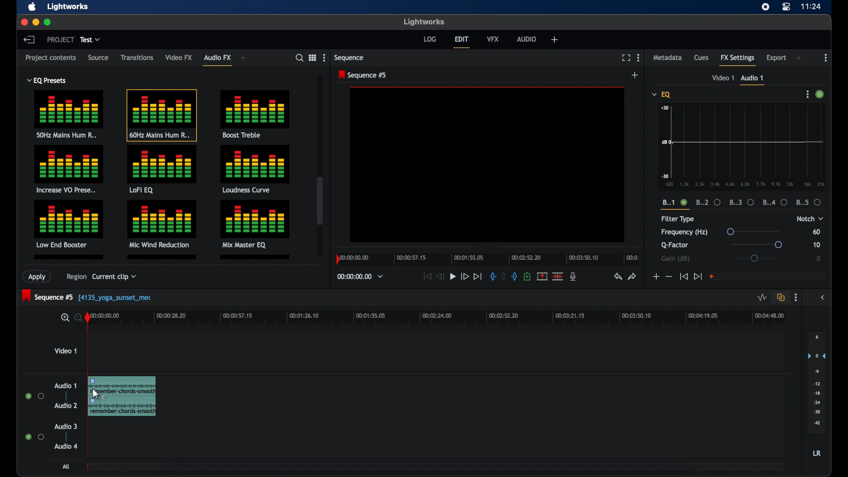 The height and width of the screenshot is (477, 848). Describe the element at coordinates (35, 436) in the screenshot. I see `radio button` at that location.